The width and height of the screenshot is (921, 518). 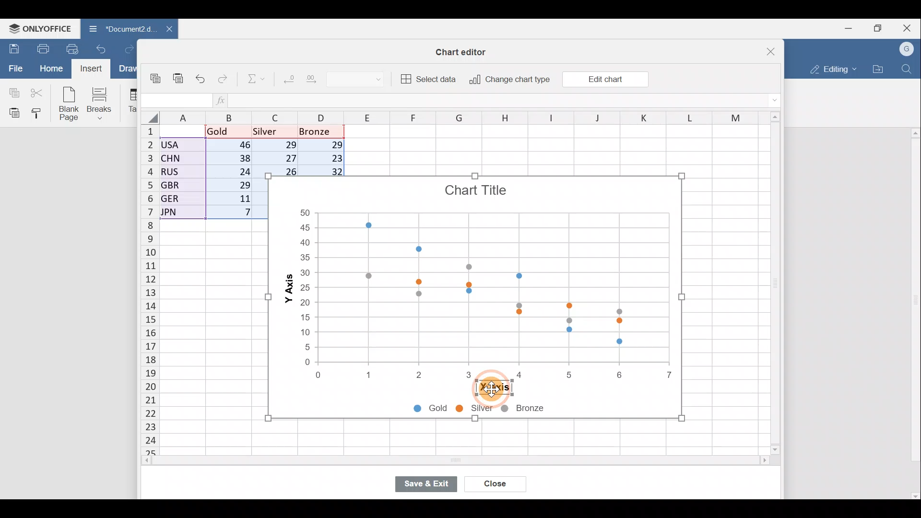 I want to click on Chart editor, so click(x=465, y=50).